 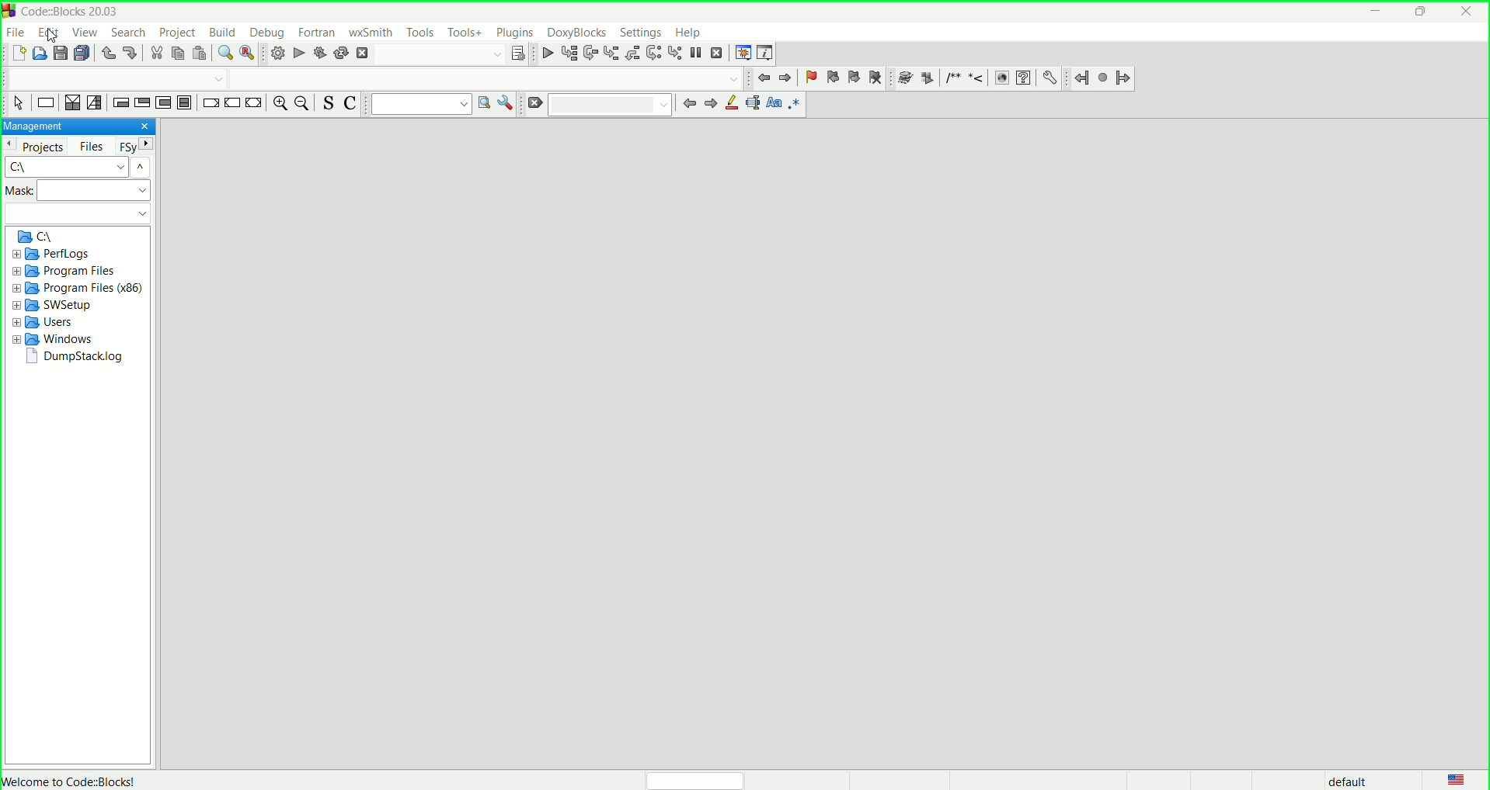 I want to click on prev bookmark, so click(x=833, y=76).